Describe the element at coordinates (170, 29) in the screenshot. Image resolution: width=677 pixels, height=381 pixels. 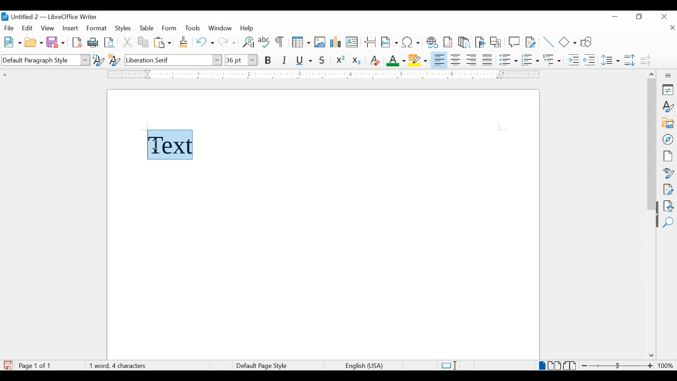
I see `form` at that location.